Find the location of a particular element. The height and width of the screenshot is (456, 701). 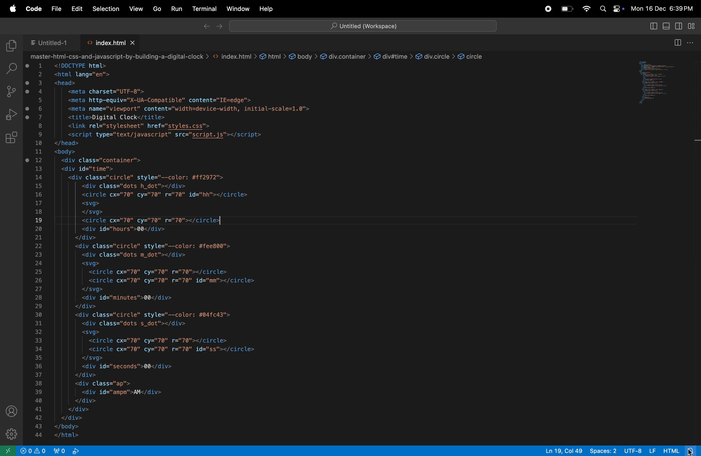

forward is located at coordinates (219, 27).